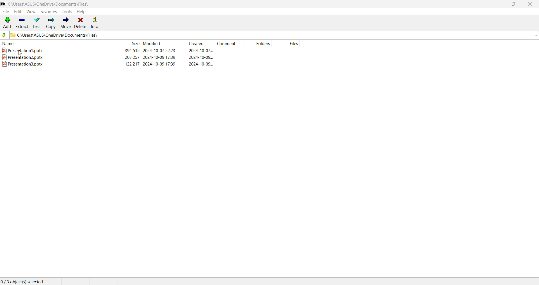 The width and height of the screenshot is (539, 285). What do you see at coordinates (95, 22) in the screenshot?
I see `Info` at bounding box center [95, 22].